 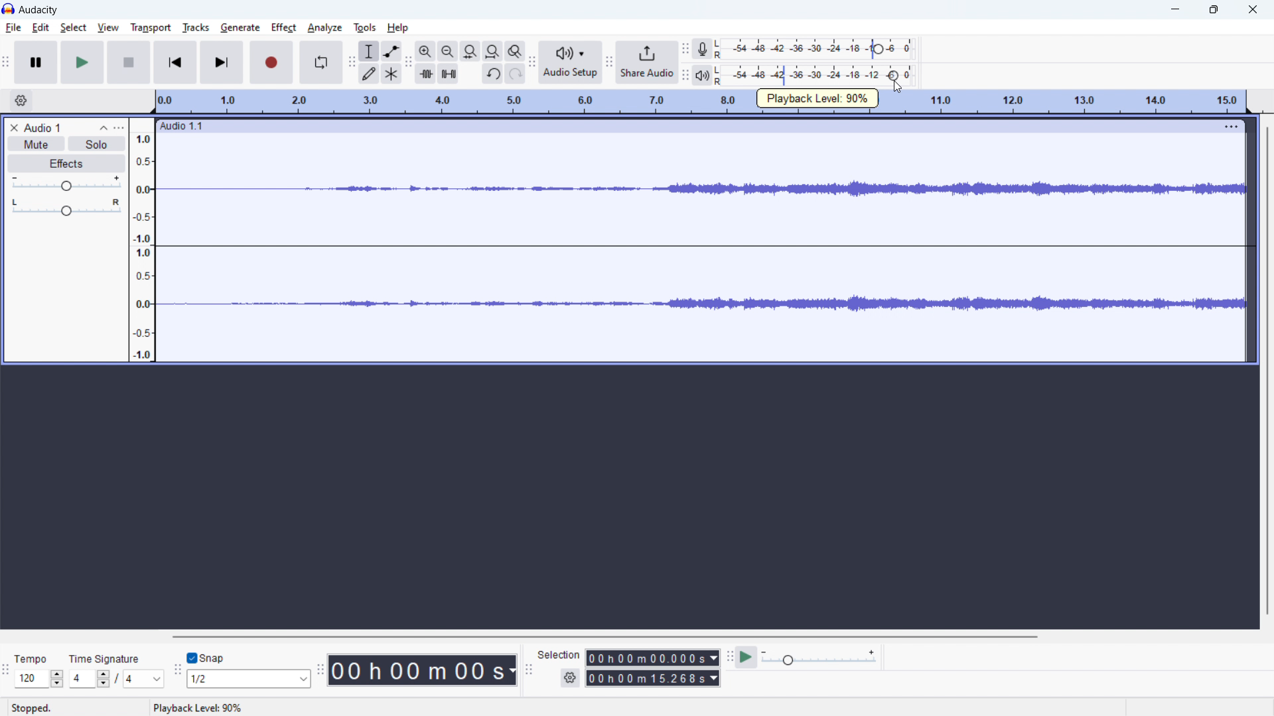 I want to click on analyze, so click(x=324, y=27).